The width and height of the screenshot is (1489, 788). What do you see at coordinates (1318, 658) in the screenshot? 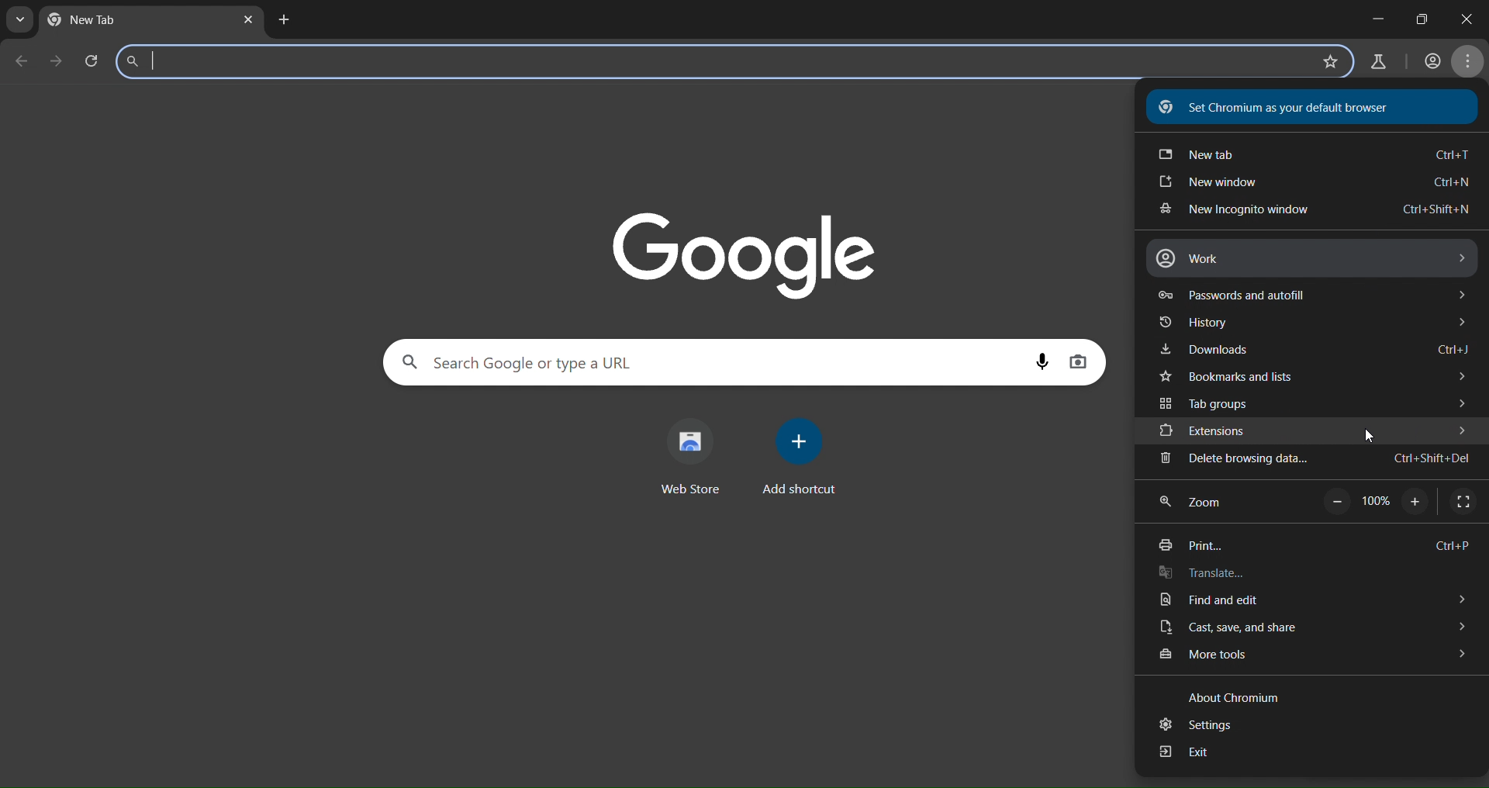
I see `more tools` at bounding box center [1318, 658].